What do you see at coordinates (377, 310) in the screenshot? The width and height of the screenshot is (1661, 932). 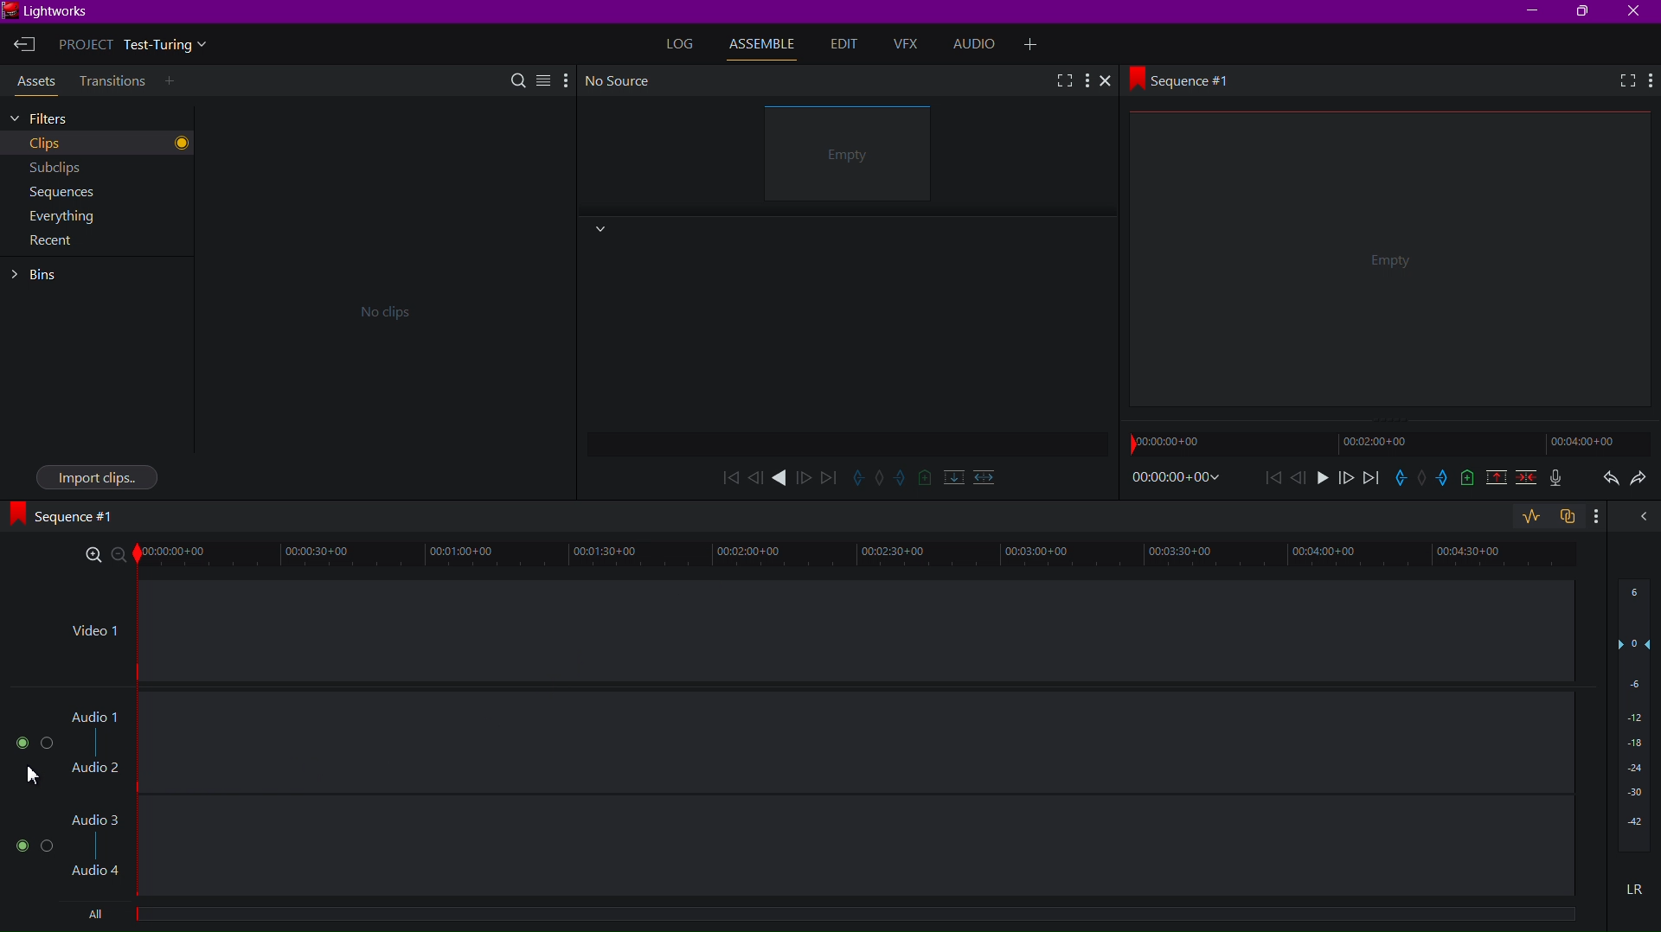 I see `No clips` at bounding box center [377, 310].